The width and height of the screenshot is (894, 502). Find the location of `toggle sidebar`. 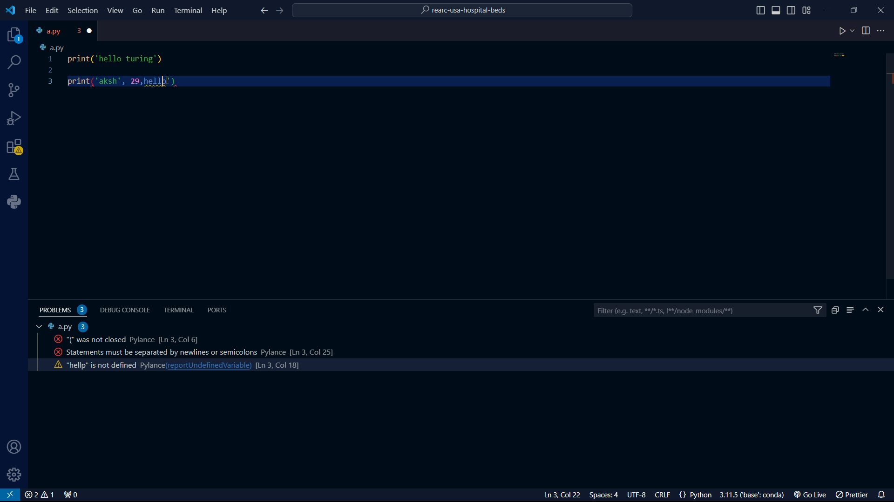

toggle sidebar is located at coordinates (792, 9).